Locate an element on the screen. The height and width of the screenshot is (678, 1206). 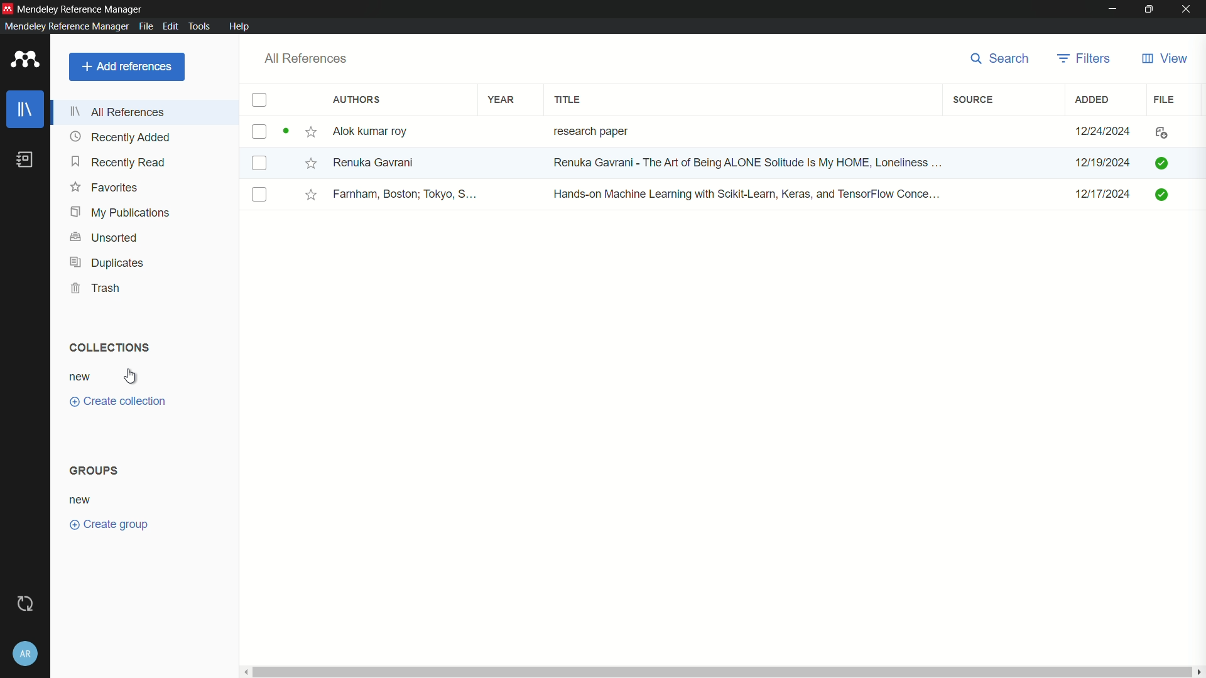
account and help is located at coordinates (25, 652).